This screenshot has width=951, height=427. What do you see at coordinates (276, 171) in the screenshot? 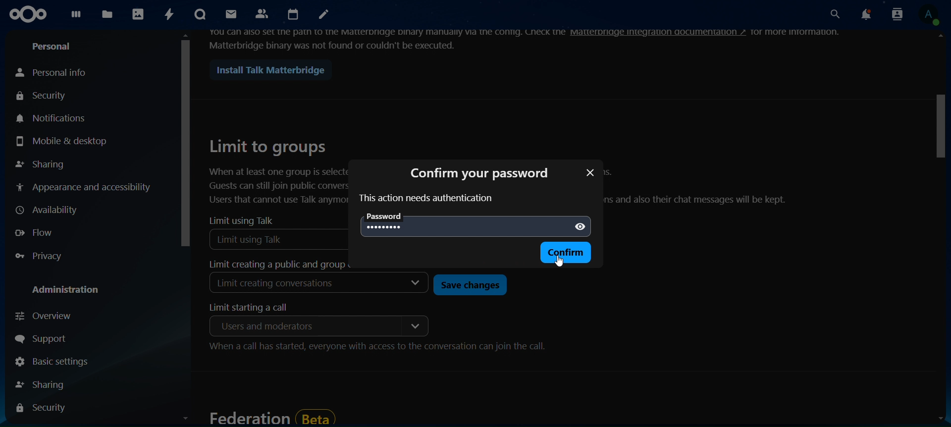
I see `limit to groups` at bounding box center [276, 171].